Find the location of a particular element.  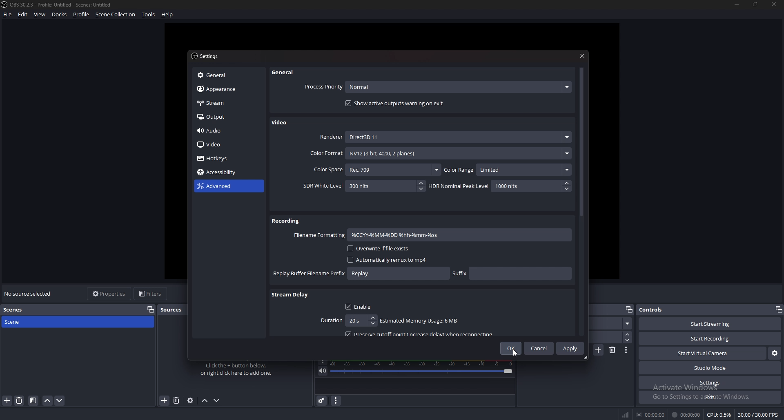

Show active outputs warning on exit is located at coordinates (396, 103).